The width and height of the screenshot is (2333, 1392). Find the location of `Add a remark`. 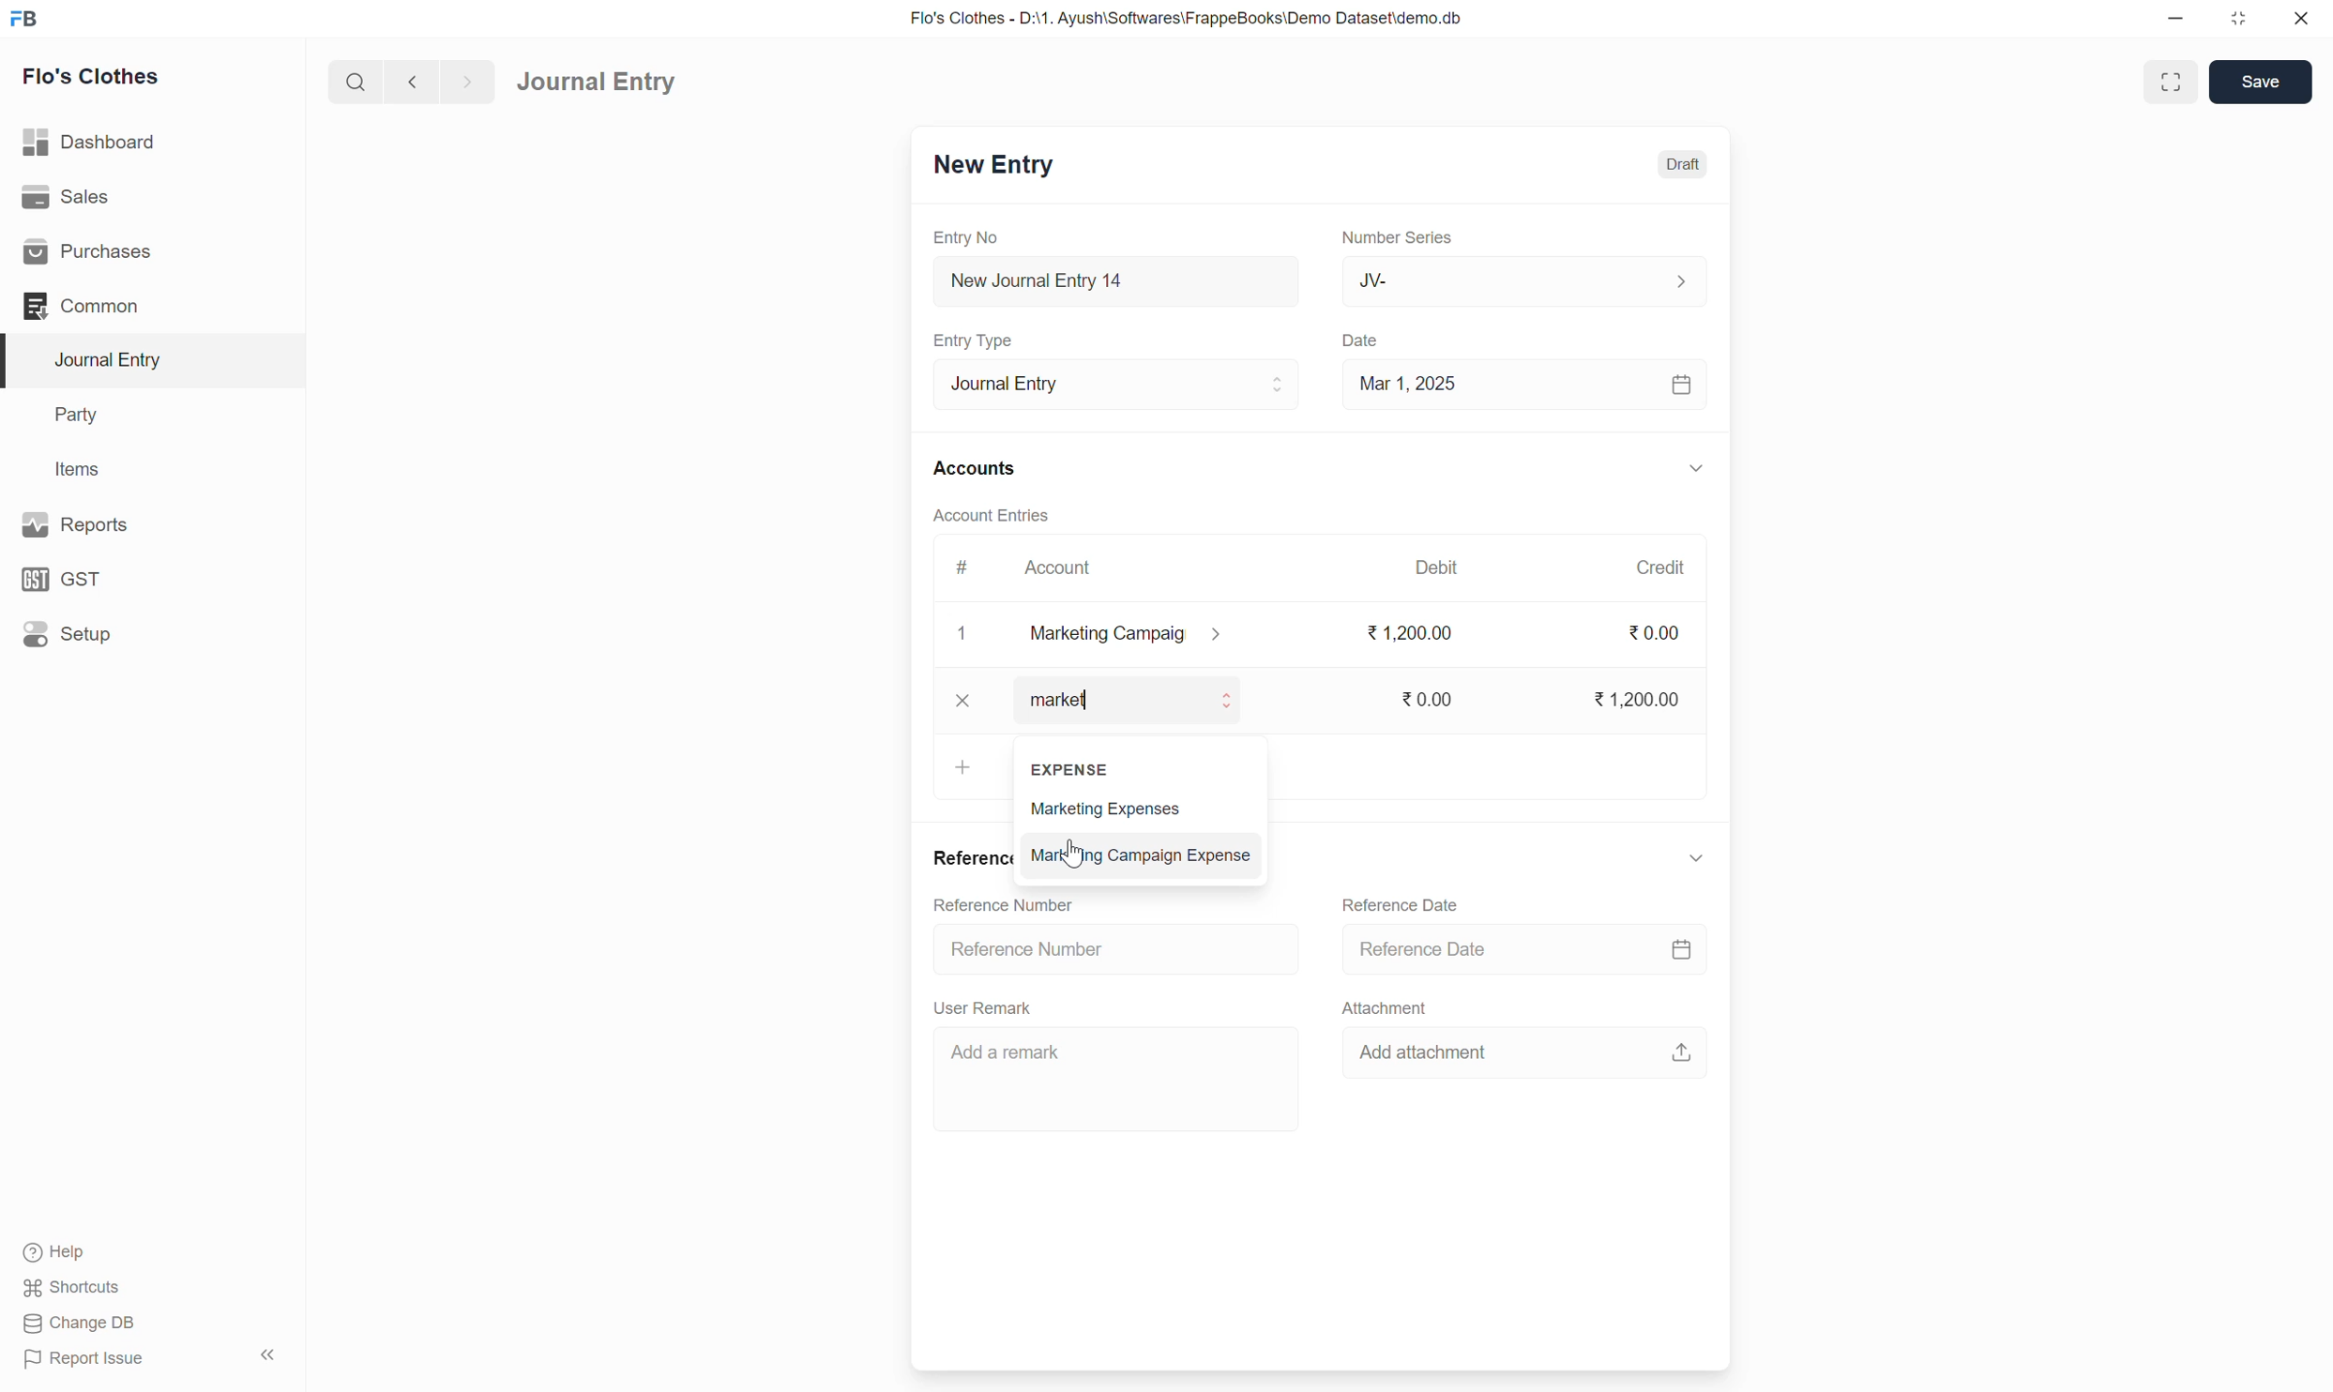

Add a remark is located at coordinates (1077, 1073).